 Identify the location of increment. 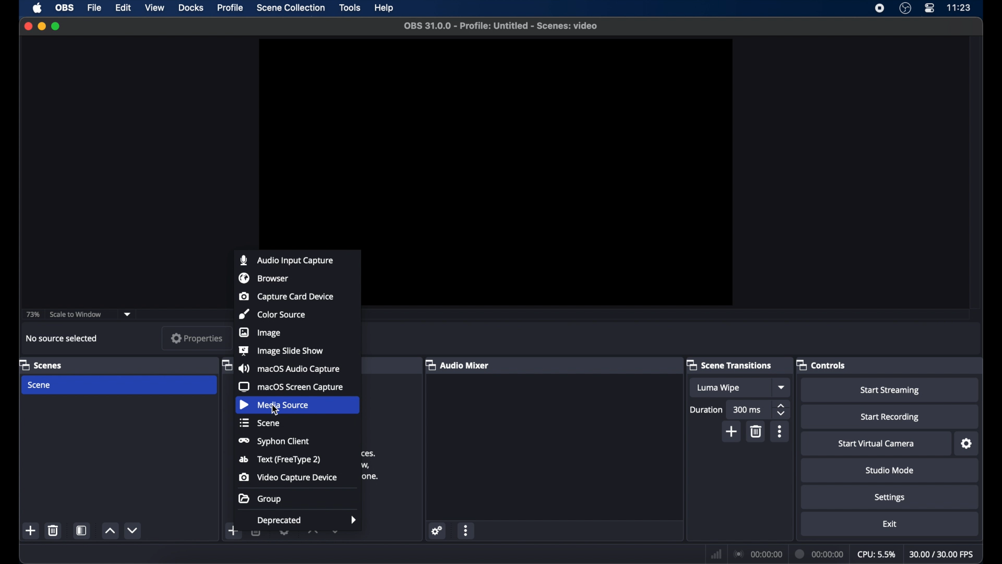
(110, 531).